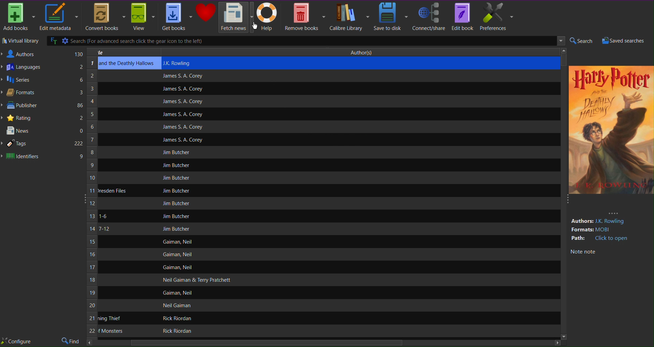 The height and width of the screenshot is (347, 654). What do you see at coordinates (43, 80) in the screenshot?
I see `Series` at bounding box center [43, 80].